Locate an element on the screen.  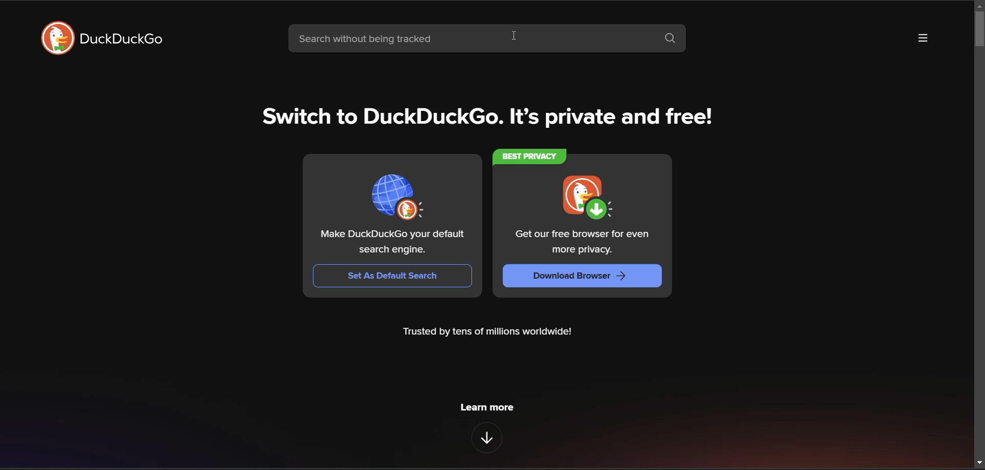
Switch to DuckDuckGo. It’s private and free! is located at coordinates (488, 117).